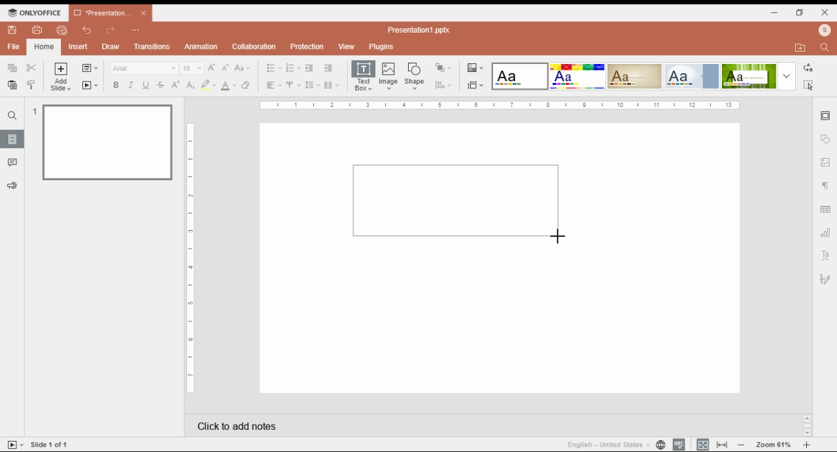 The height and width of the screenshot is (452, 837). I want to click on scrollbar, so click(808, 425).